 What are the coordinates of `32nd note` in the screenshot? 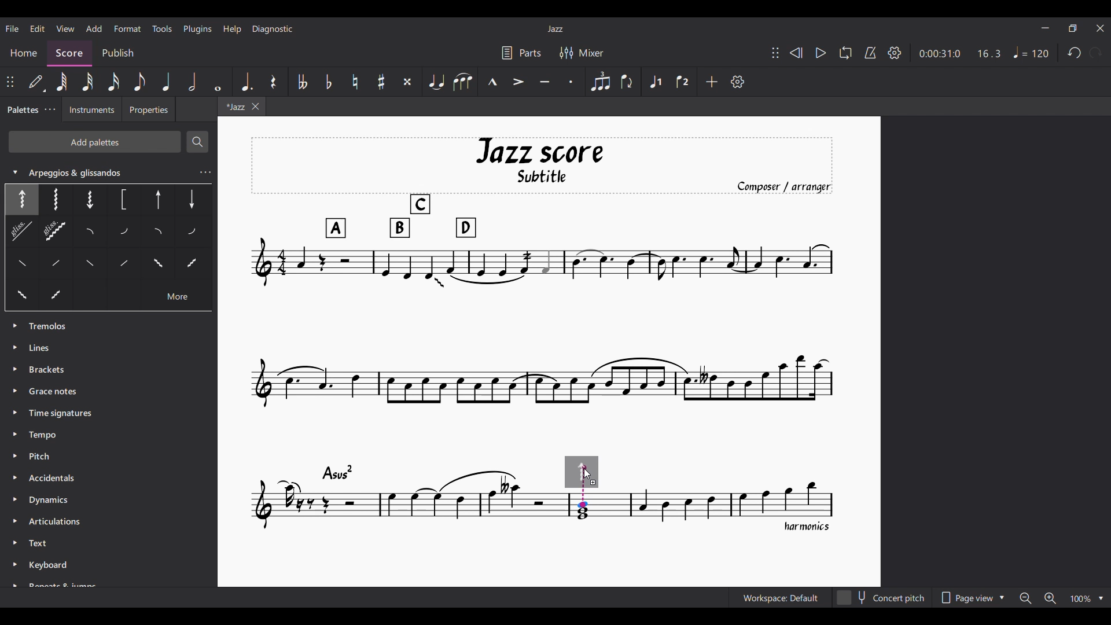 It's located at (87, 82).